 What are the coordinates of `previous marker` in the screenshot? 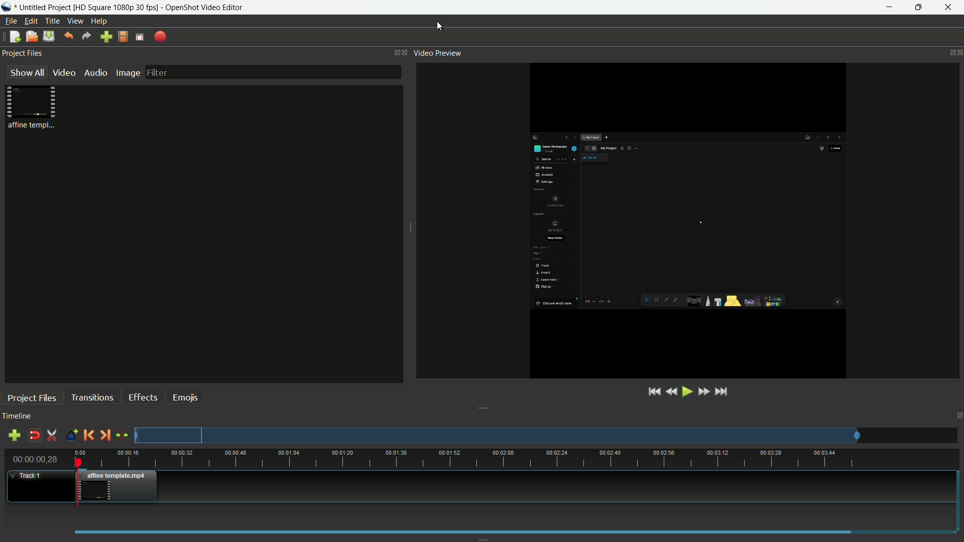 It's located at (88, 435).